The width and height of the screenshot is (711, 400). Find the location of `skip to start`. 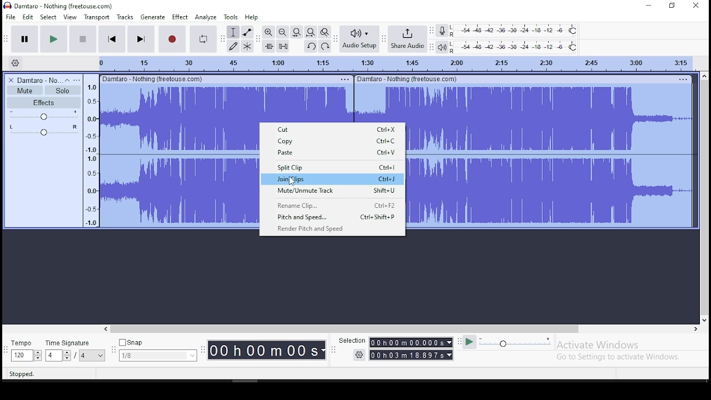

skip to start is located at coordinates (112, 38).